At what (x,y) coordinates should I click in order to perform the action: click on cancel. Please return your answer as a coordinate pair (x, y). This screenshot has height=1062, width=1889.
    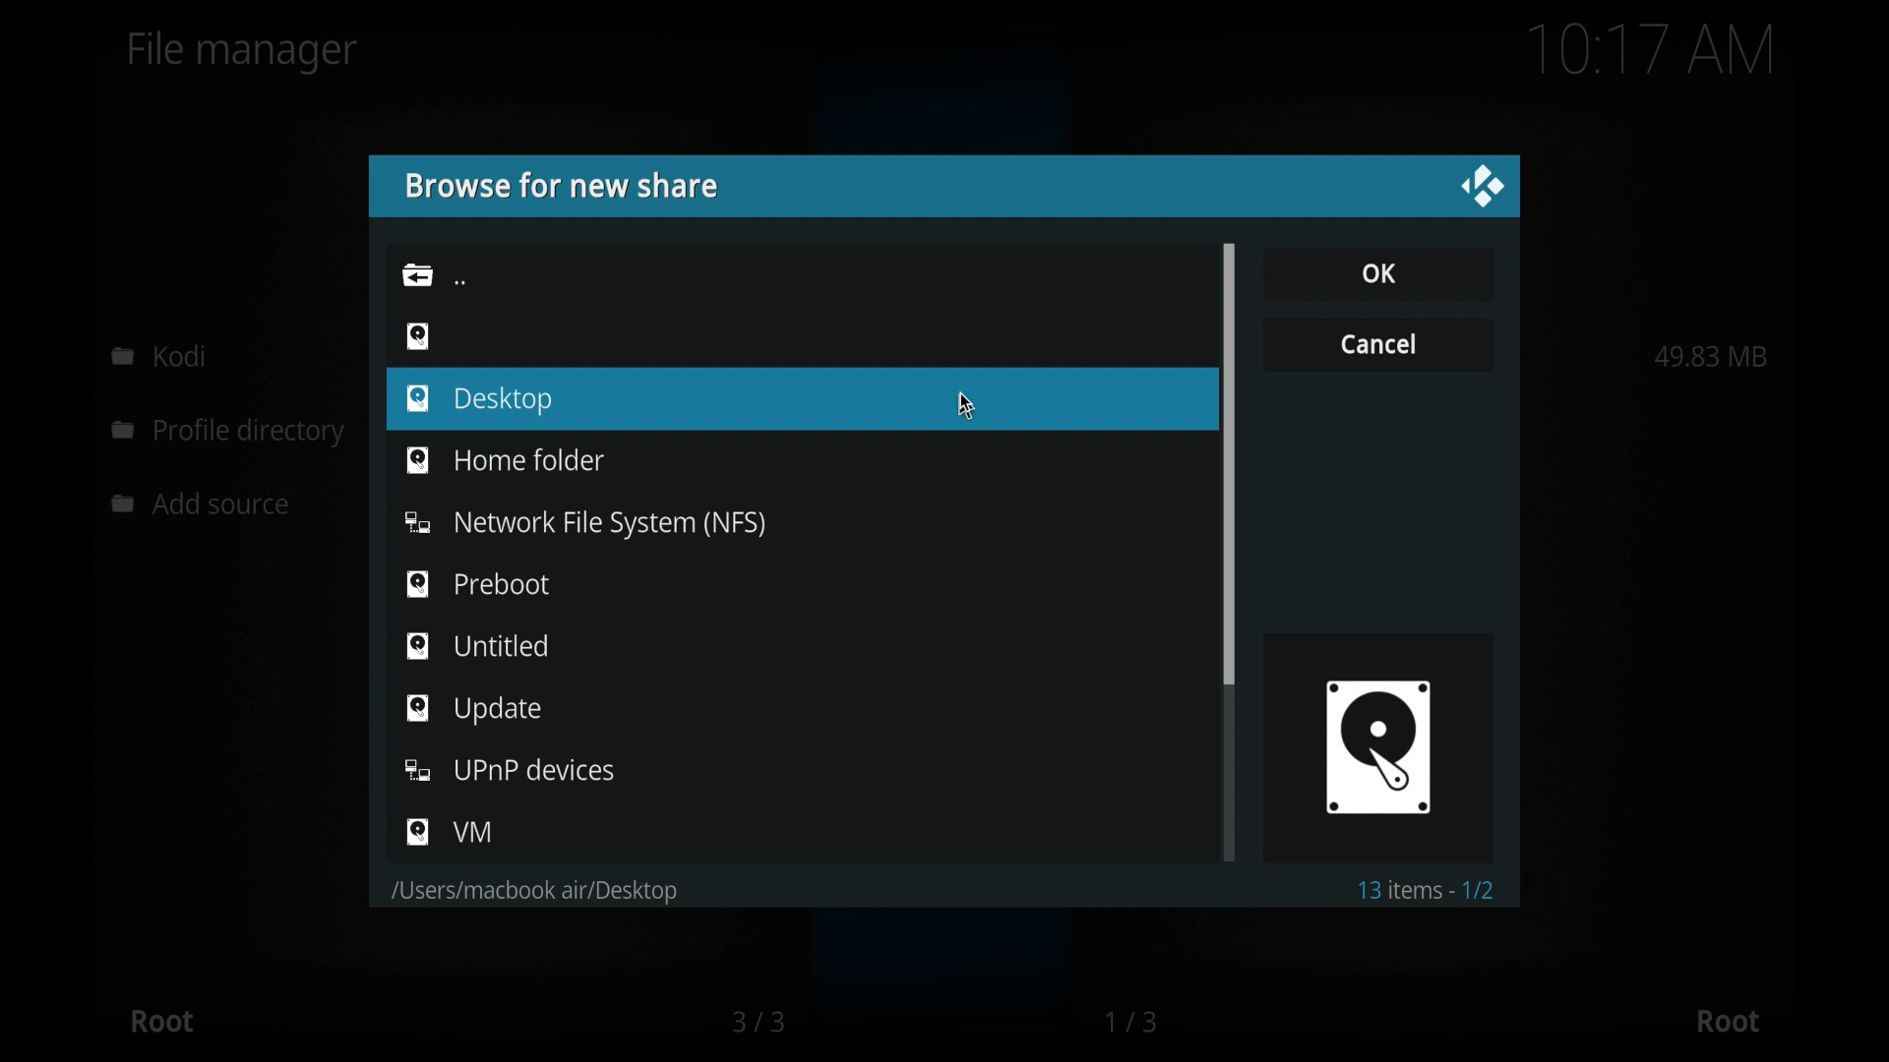
    Looking at the image, I should click on (1377, 342).